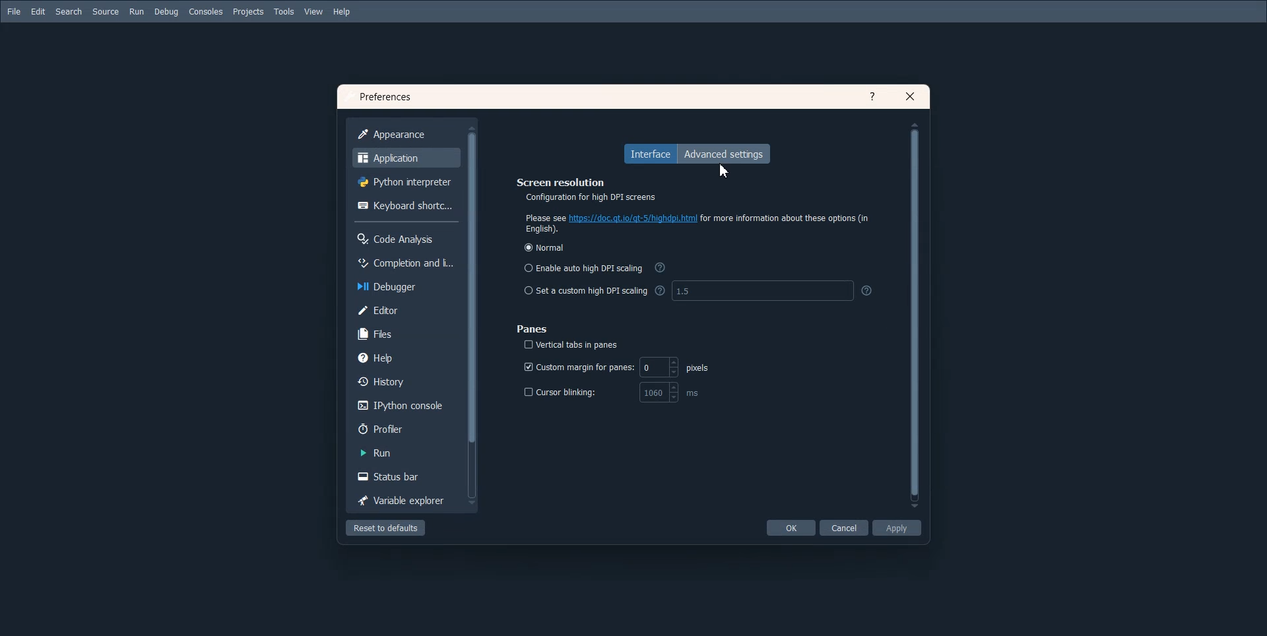 This screenshot has height=636, width=1267. What do you see at coordinates (791, 527) in the screenshot?
I see `OK` at bounding box center [791, 527].